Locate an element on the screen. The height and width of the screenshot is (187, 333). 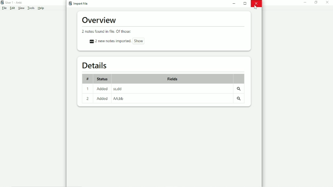
2 new notes imported. is located at coordinates (109, 41).